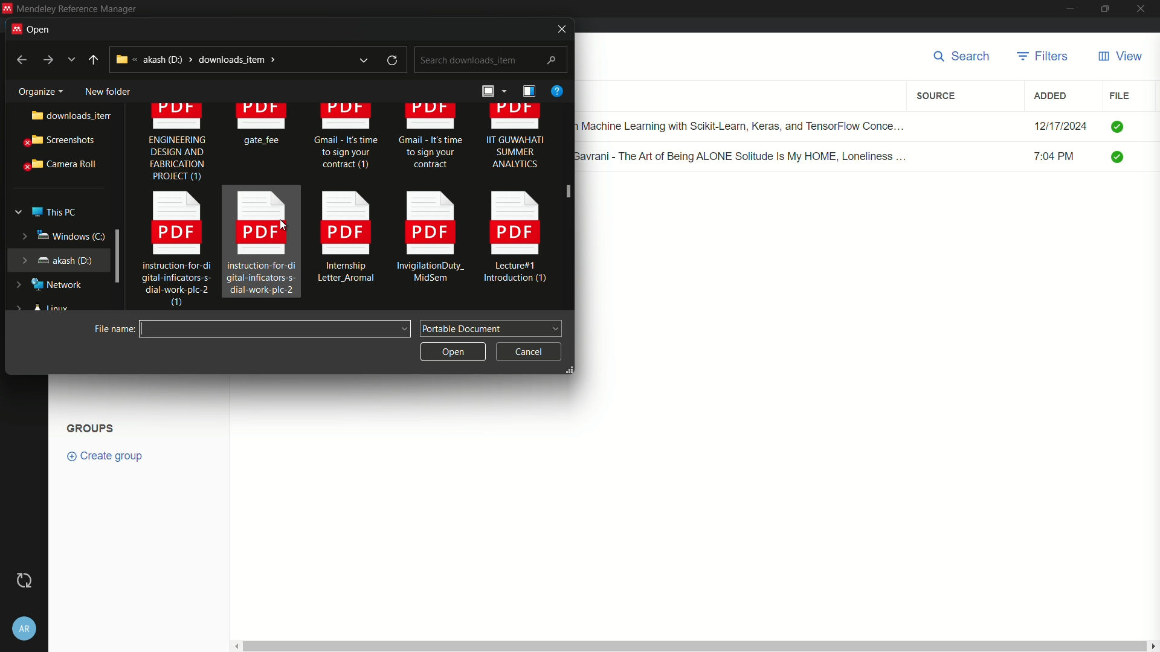 The width and height of the screenshot is (1160, 652). I want to click on portable document, so click(492, 327).